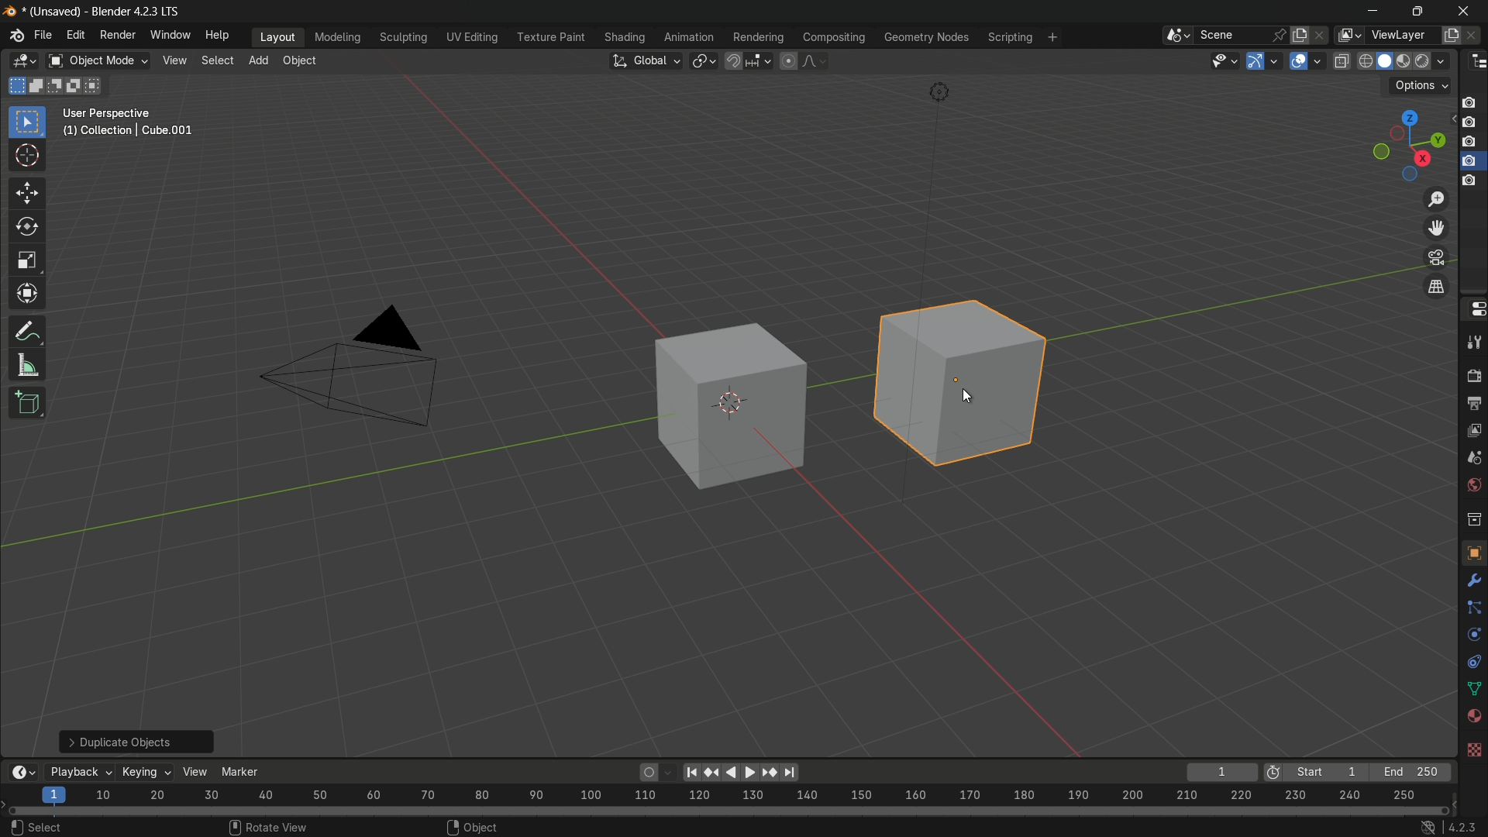 This screenshot has width=1488, height=837. Describe the element at coordinates (180, 828) in the screenshot. I see `XYZ AXIS ` at that location.